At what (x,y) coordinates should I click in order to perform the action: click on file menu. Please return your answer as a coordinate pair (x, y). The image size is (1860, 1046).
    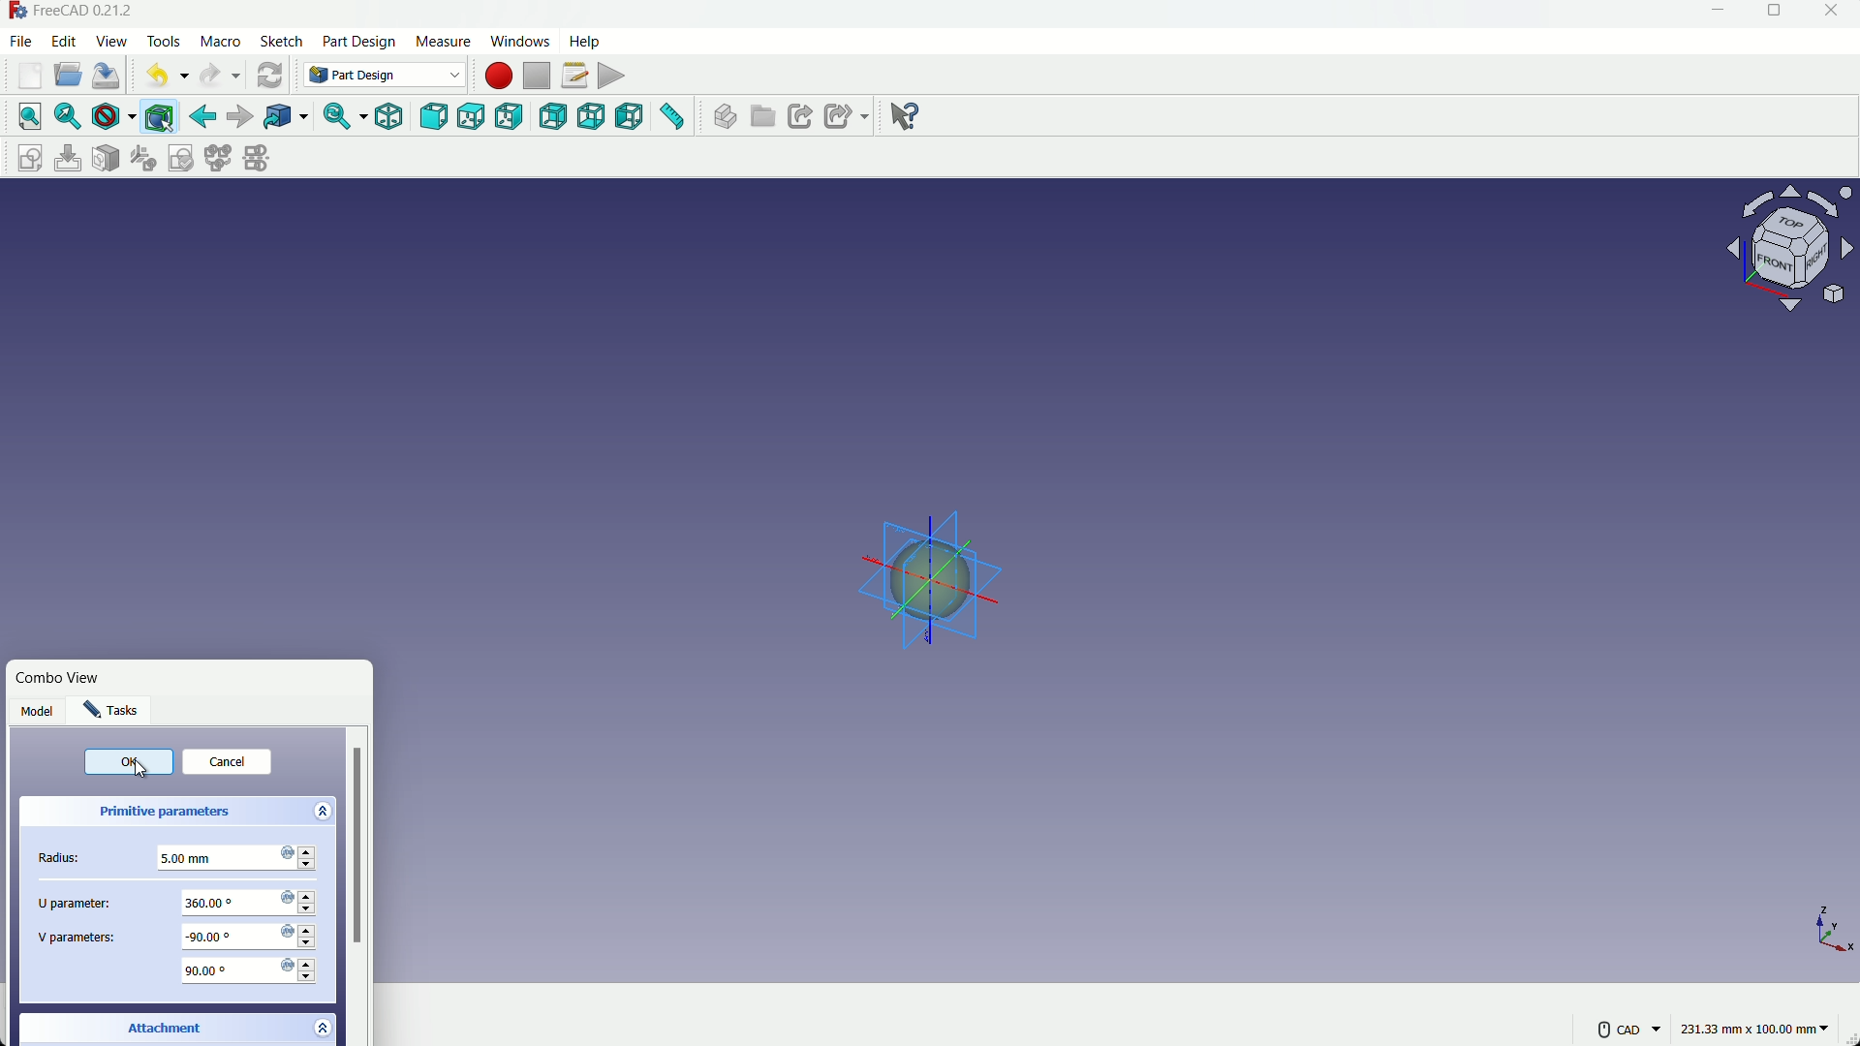
    Looking at the image, I should click on (21, 42).